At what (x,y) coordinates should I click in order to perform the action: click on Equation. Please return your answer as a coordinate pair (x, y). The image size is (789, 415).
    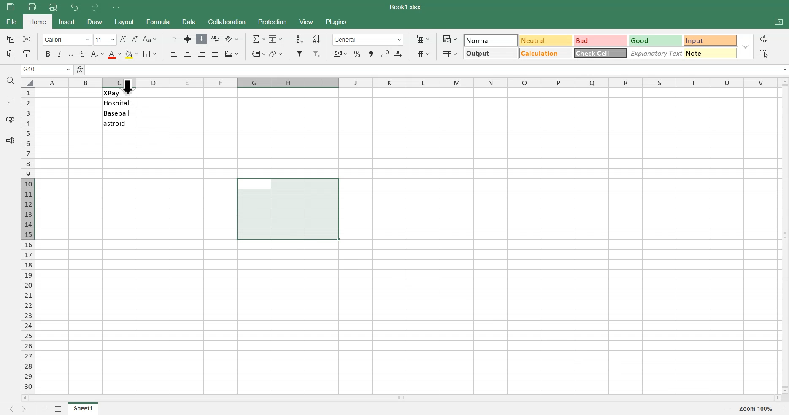
    Looking at the image, I should click on (258, 38).